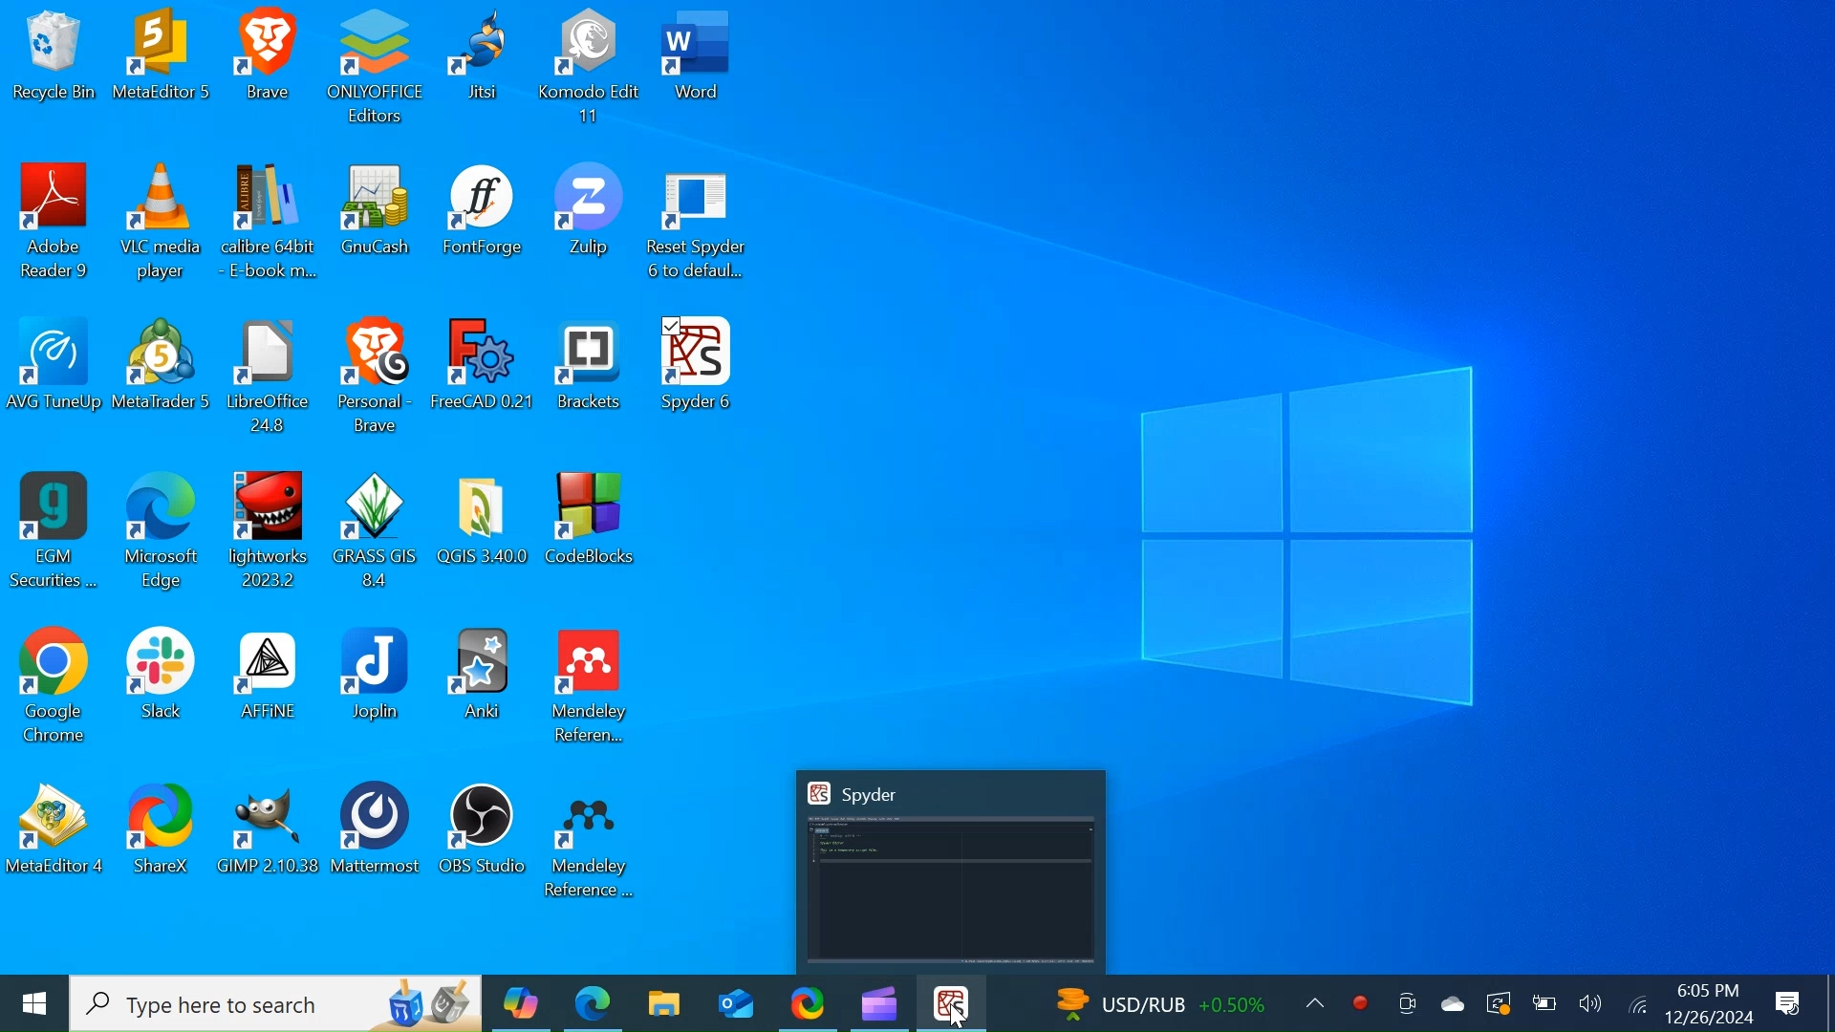 The image size is (1835, 1032). What do you see at coordinates (519, 1003) in the screenshot?
I see `Microsoft Copilot Desktop Icon` at bounding box center [519, 1003].